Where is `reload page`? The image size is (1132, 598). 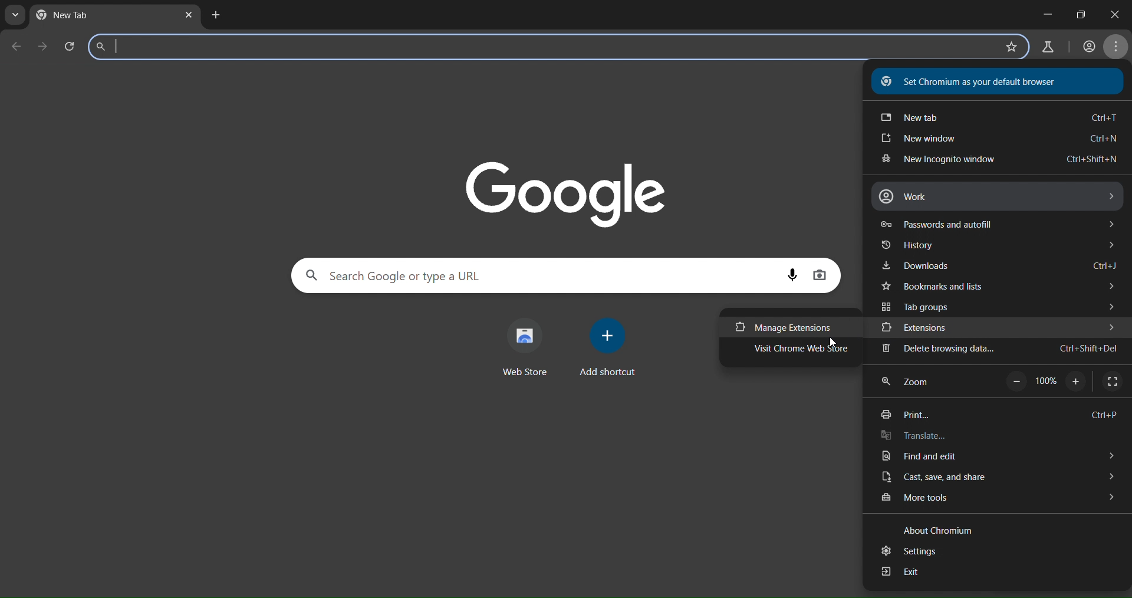 reload page is located at coordinates (70, 45).